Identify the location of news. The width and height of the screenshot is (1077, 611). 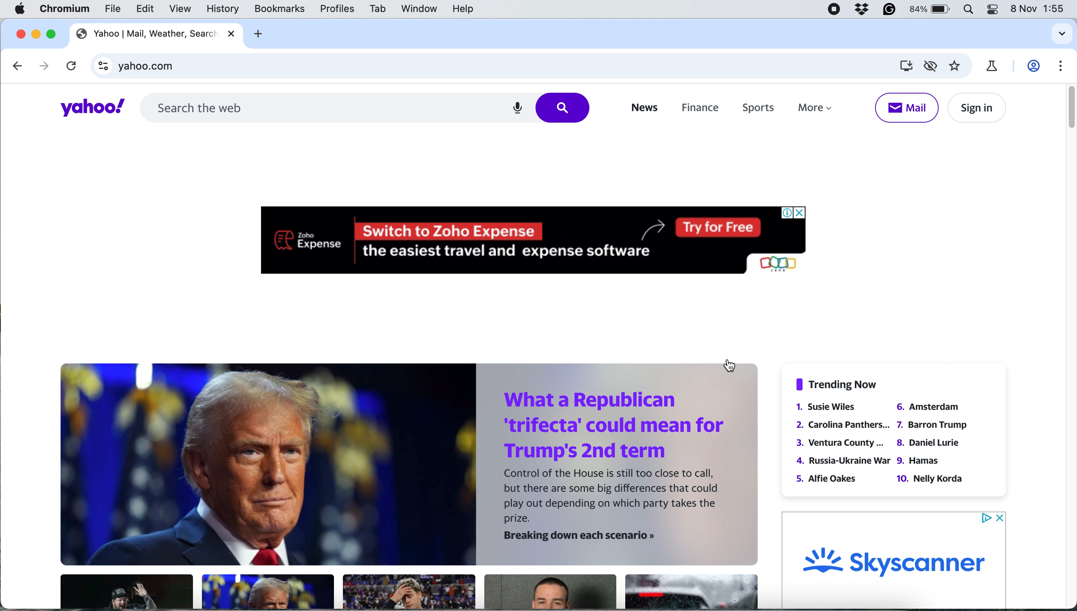
(642, 108).